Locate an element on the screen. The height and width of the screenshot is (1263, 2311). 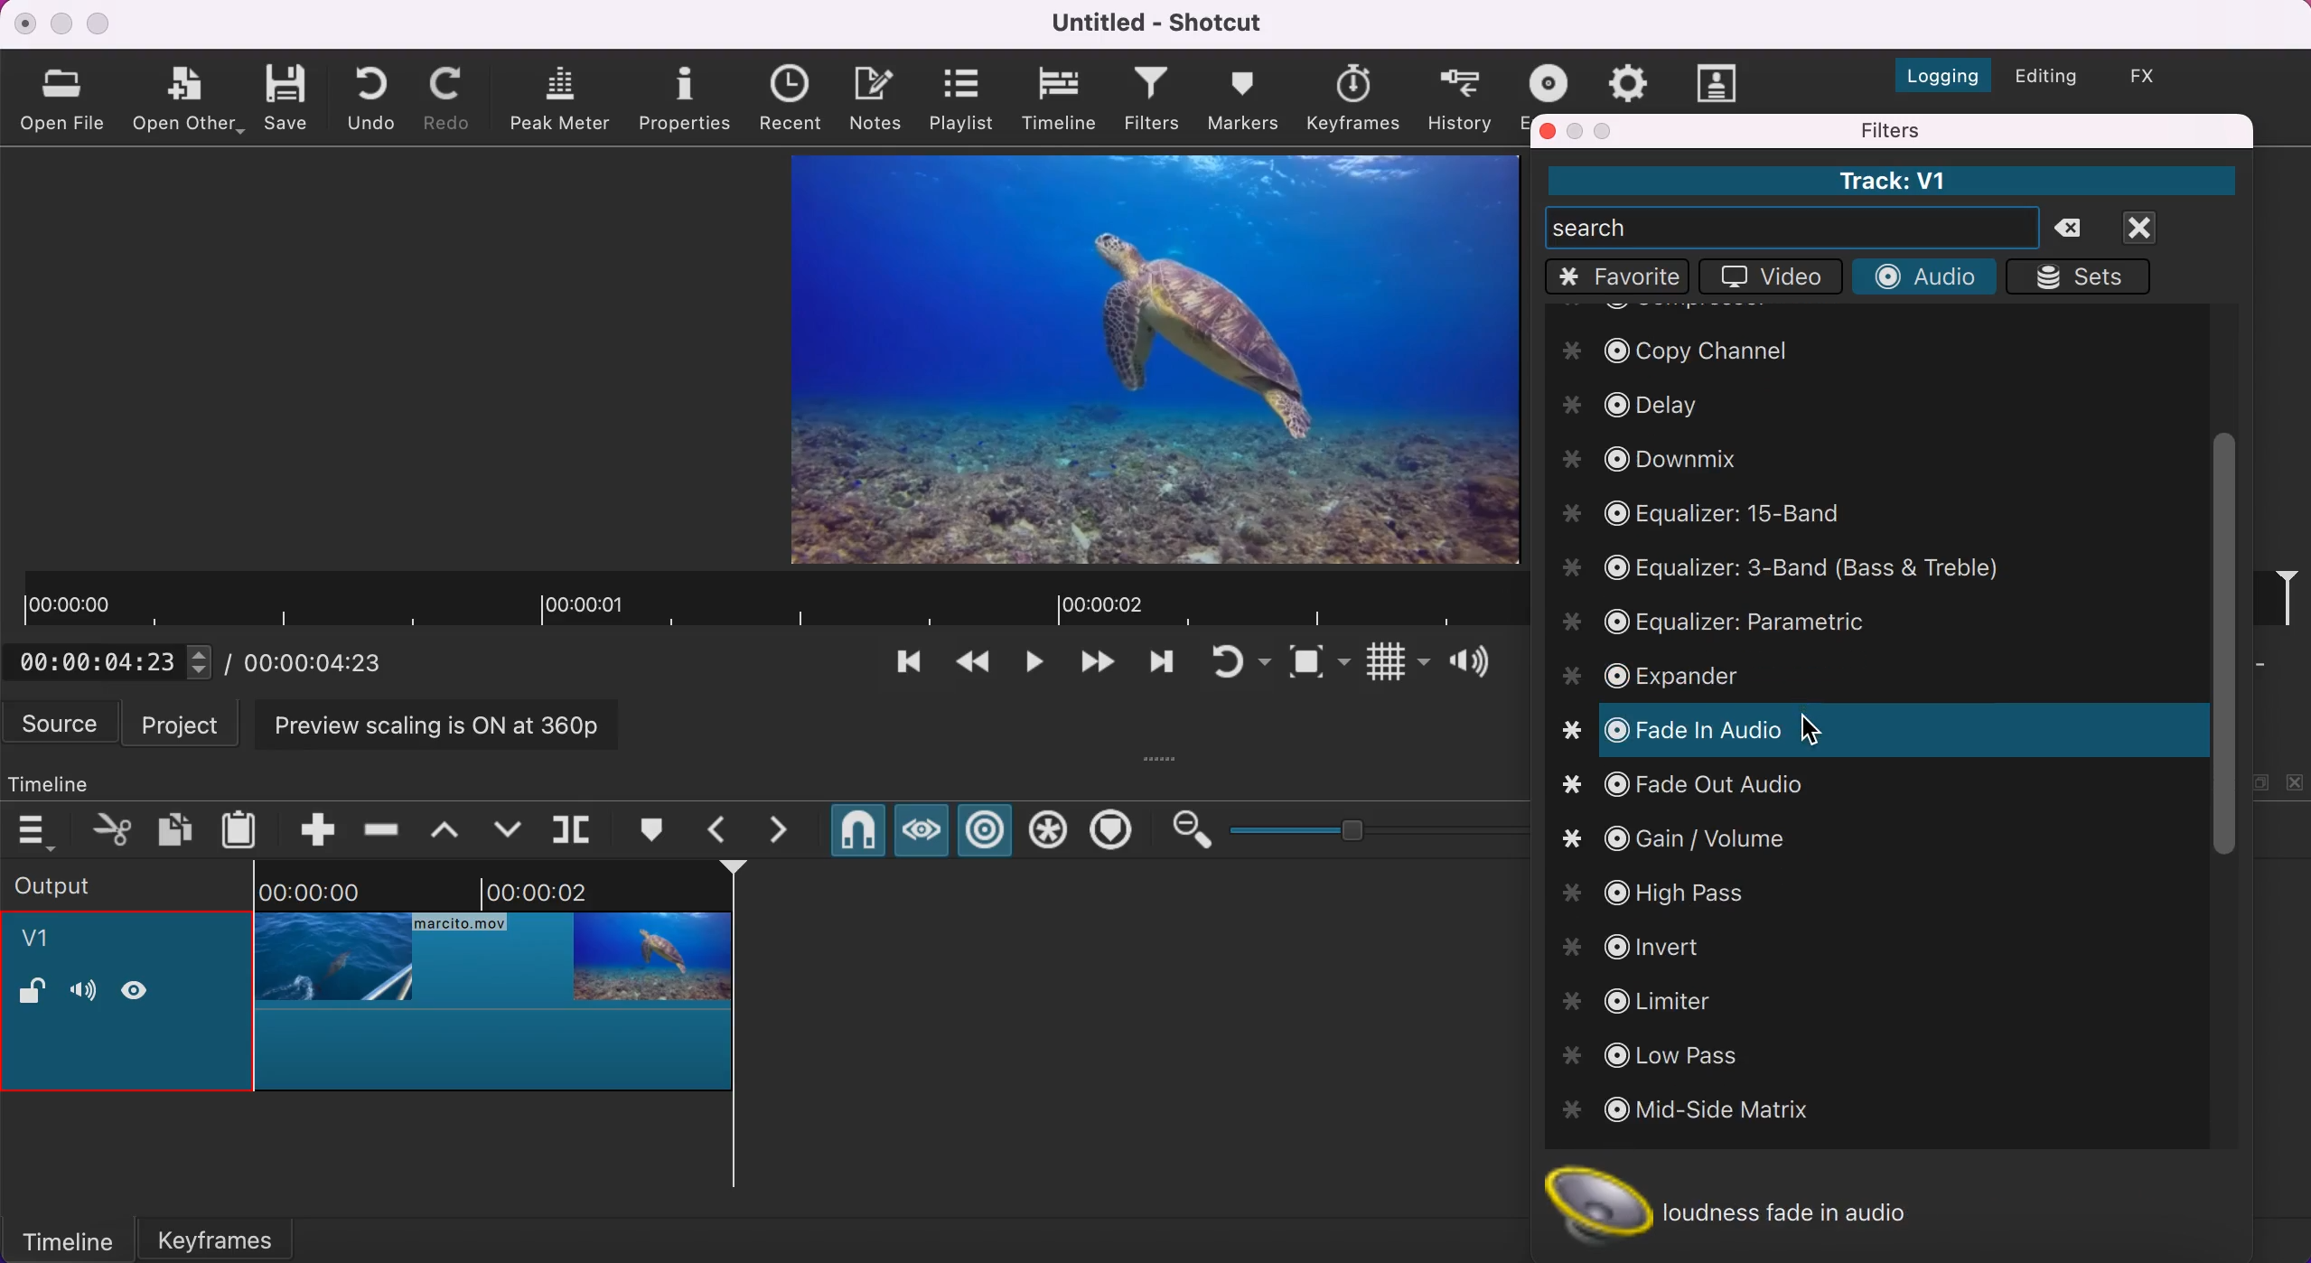
switch to the logging layout is located at coordinates (1932, 70).